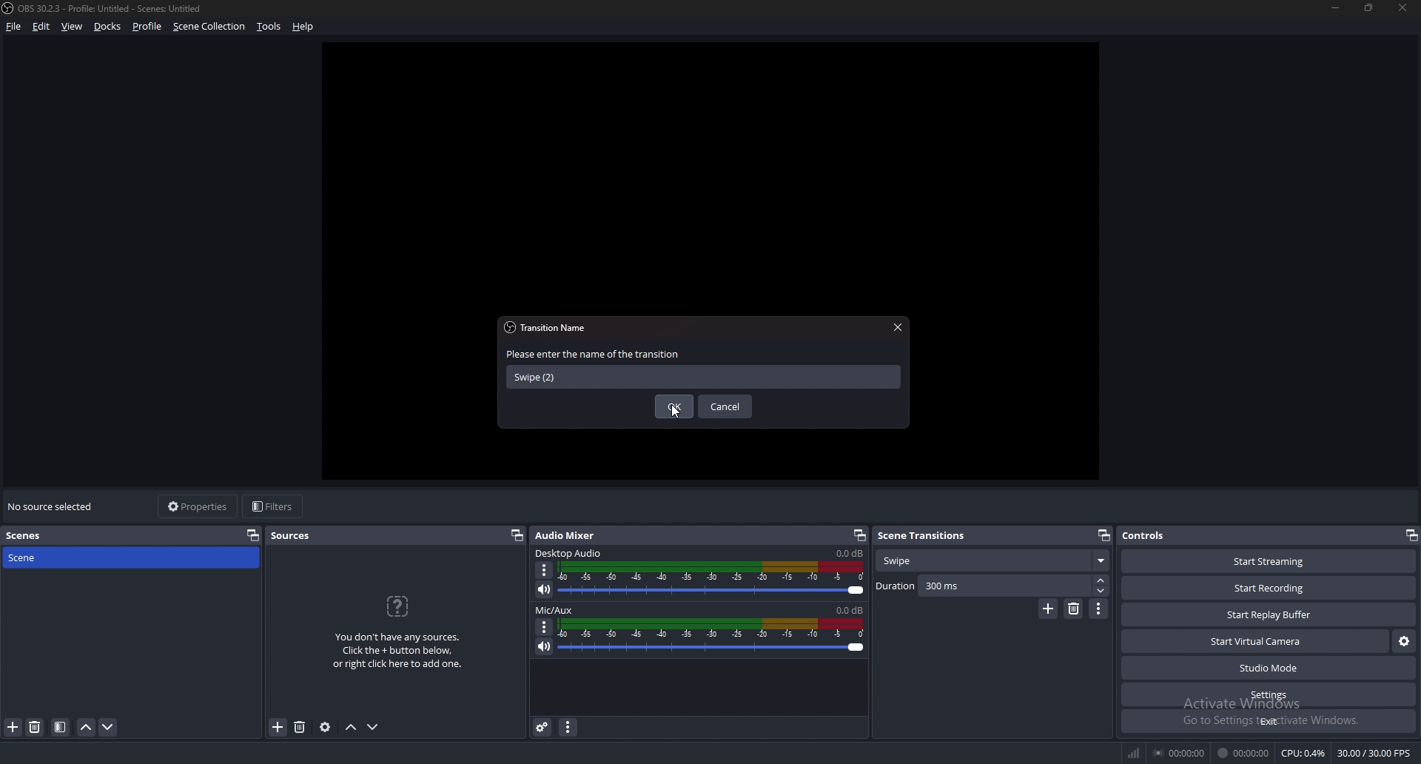 This screenshot has height=764, width=1421. I want to click on sources, so click(292, 536).